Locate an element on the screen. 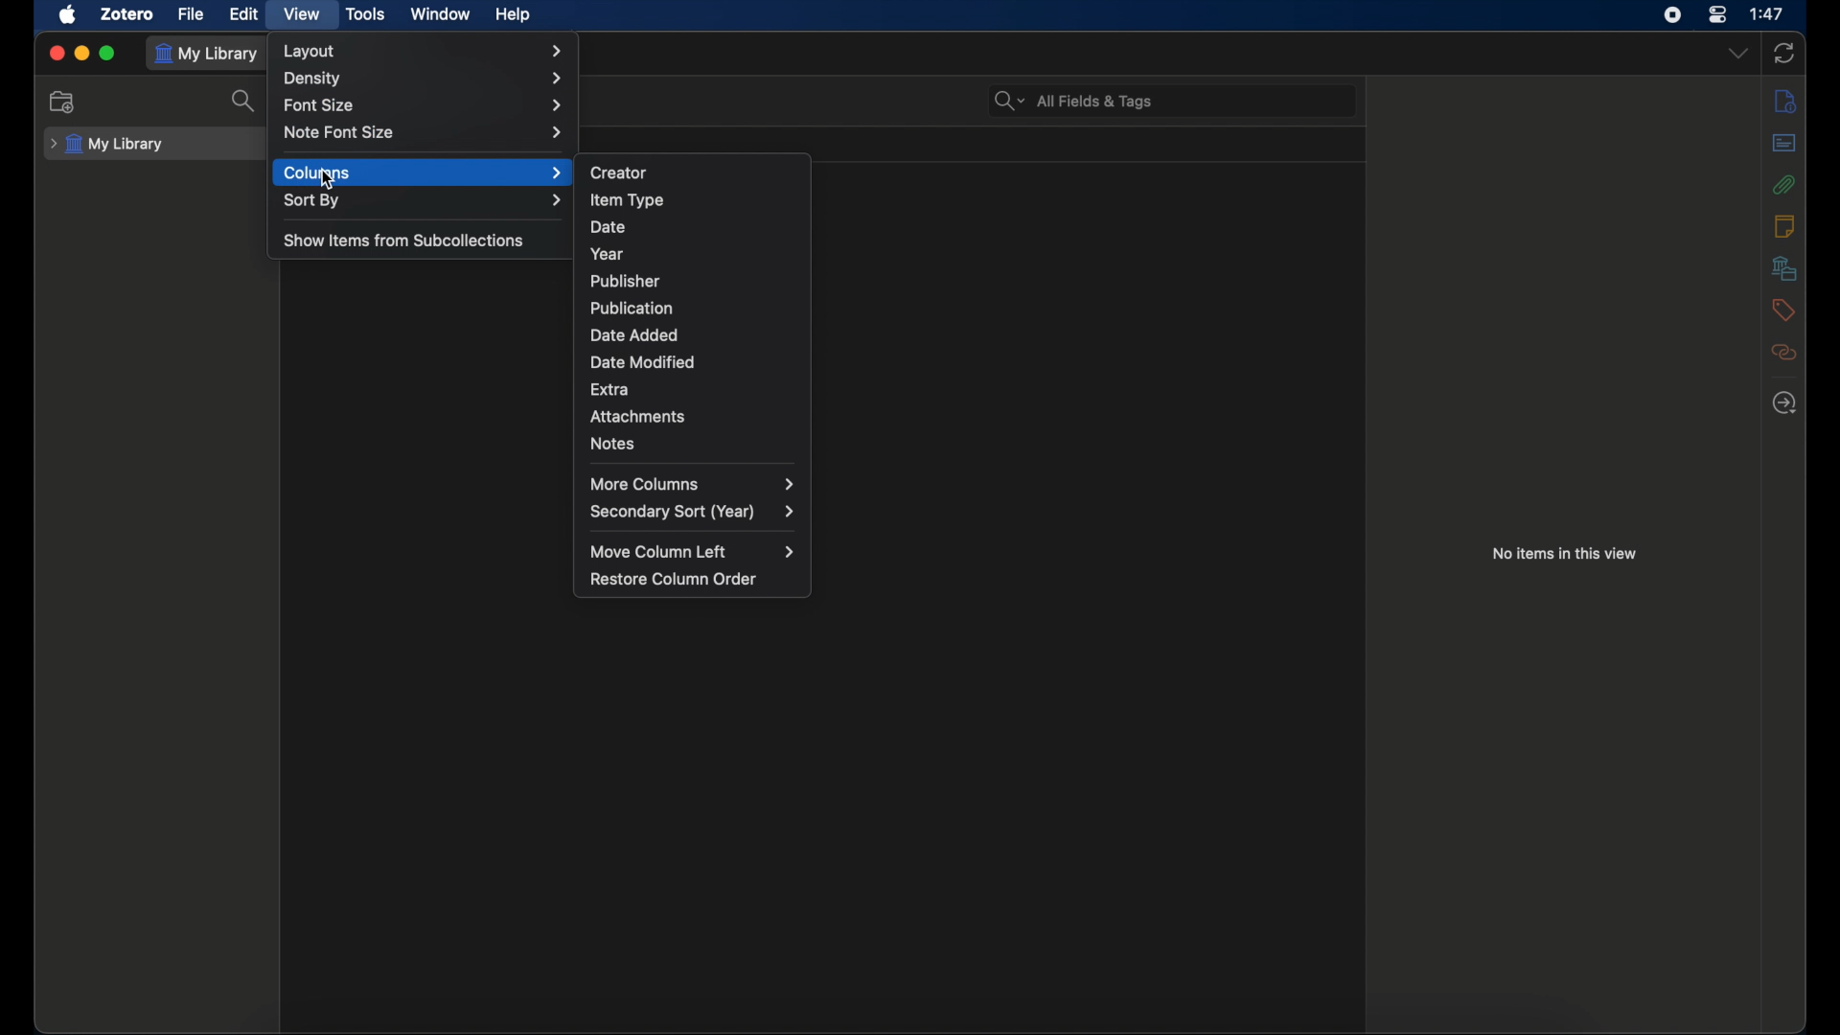 The image size is (1840, 1035). creator is located at coordinates (620, 172).